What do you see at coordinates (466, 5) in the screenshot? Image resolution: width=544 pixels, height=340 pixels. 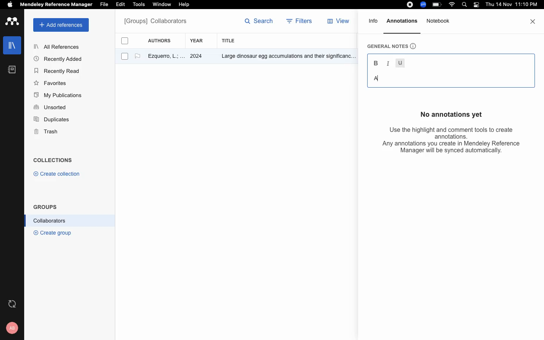 I see `search` at bounding box center [466, 5].